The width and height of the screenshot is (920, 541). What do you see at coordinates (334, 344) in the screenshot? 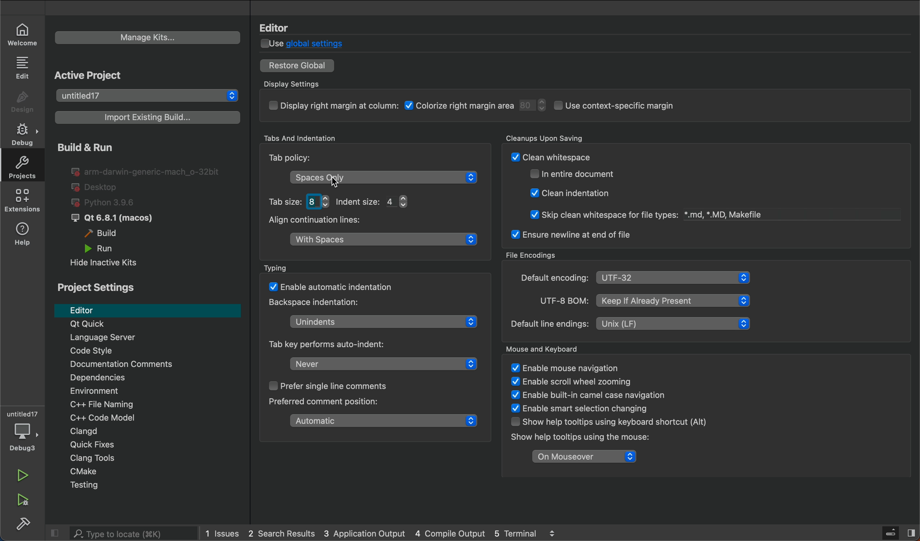
I see `key performs` at bounding box center [334, 344].